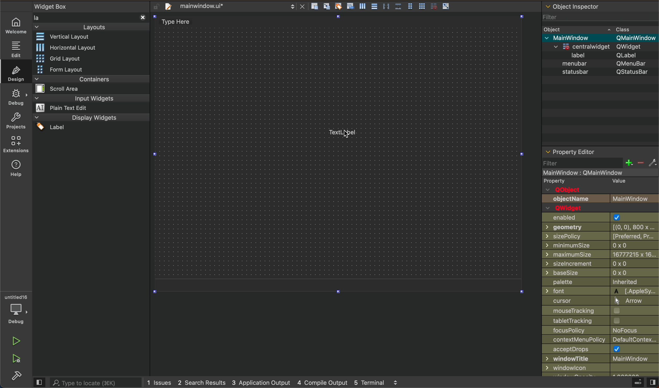  What do you see at coordinates (17, 49) in the screenshot?
I see `editor` at bounding box center [17, 49].